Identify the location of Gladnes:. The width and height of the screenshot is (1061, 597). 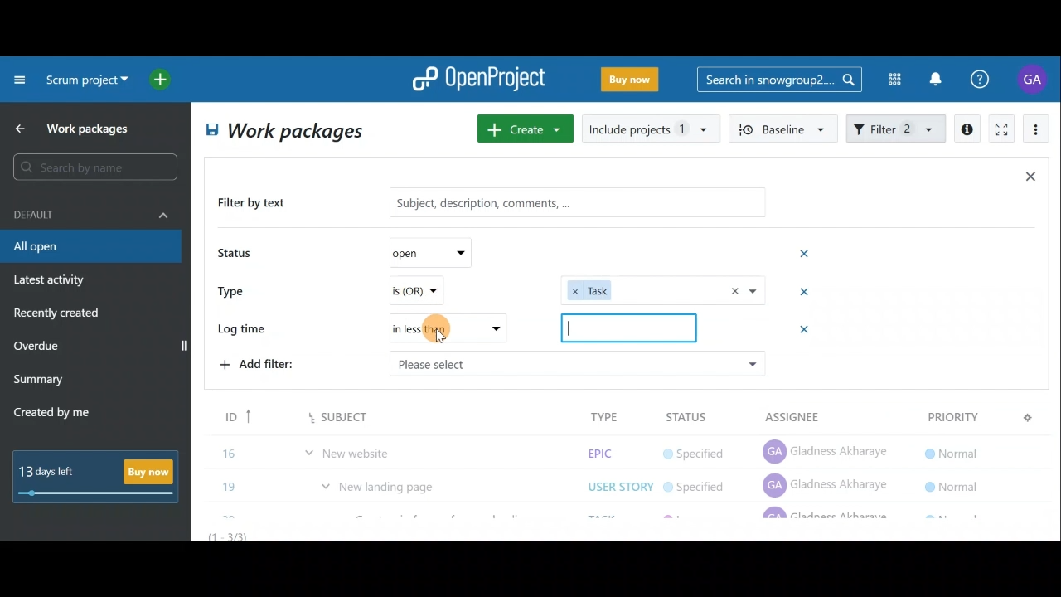
(703, 450).